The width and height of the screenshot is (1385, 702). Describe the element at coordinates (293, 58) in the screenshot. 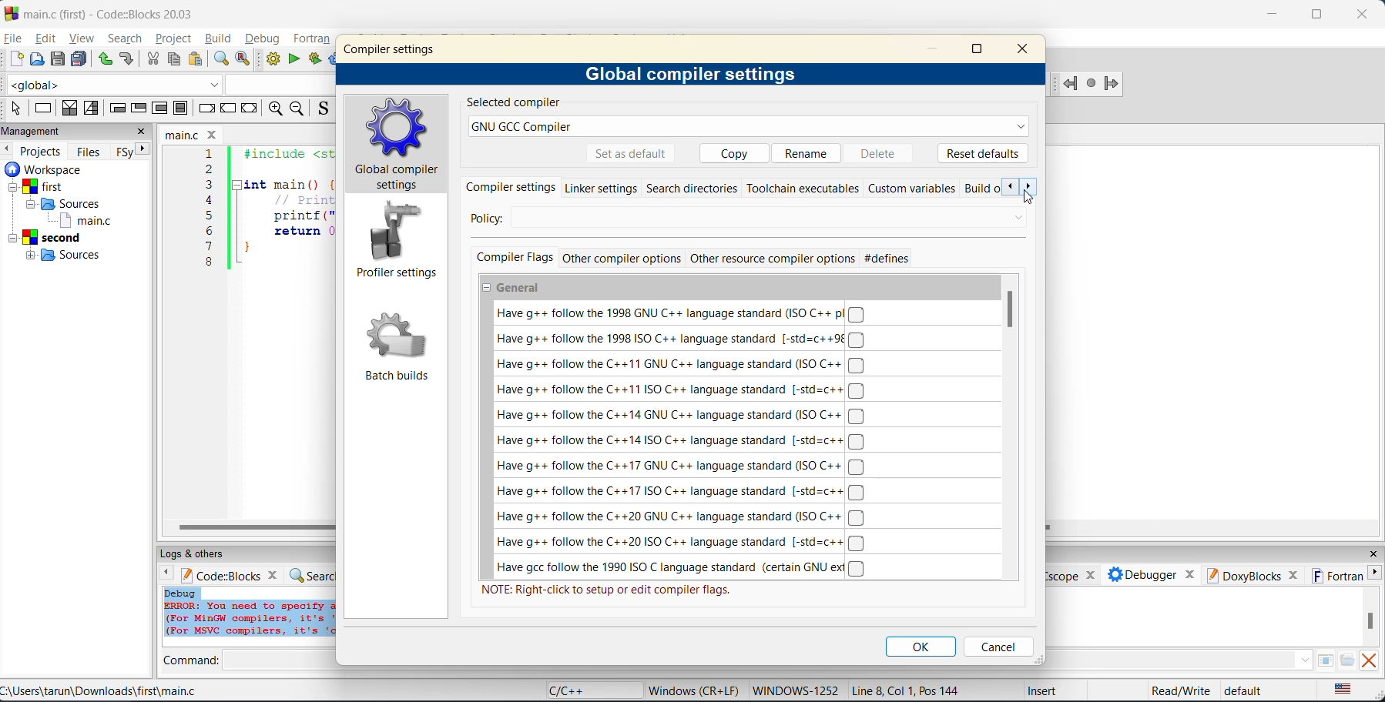

I see `run` at that location.